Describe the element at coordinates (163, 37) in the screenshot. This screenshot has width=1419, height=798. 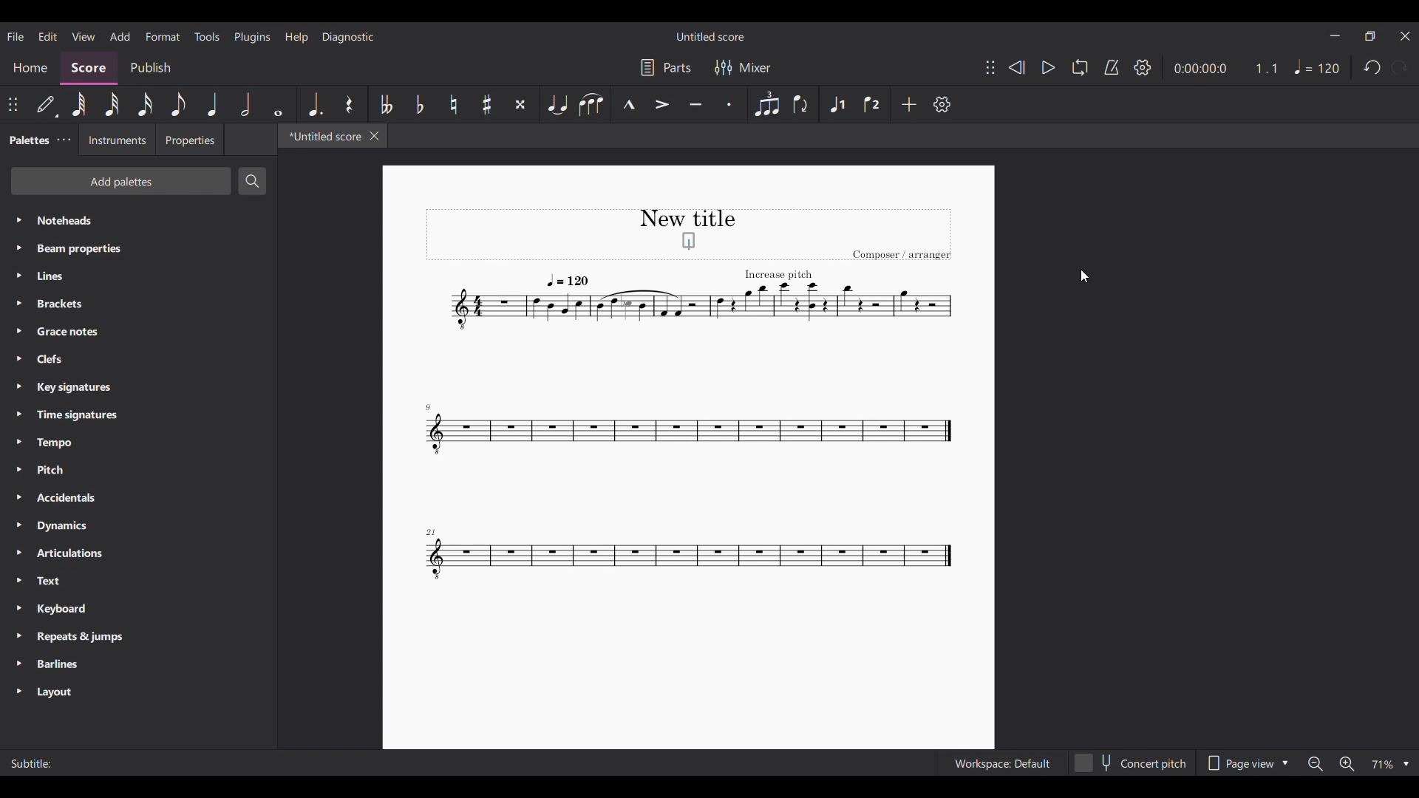
I see `Format menu` at that location.